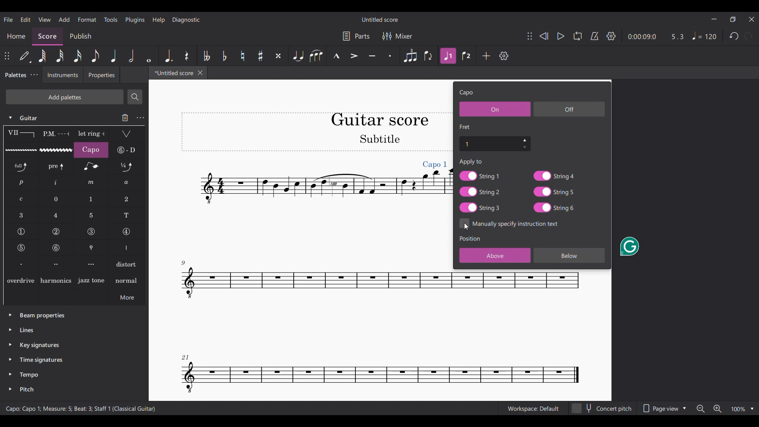  What do you see at coordinates (127, 297) in the screenshot?
I see `More` at bounding box center [127, 297].